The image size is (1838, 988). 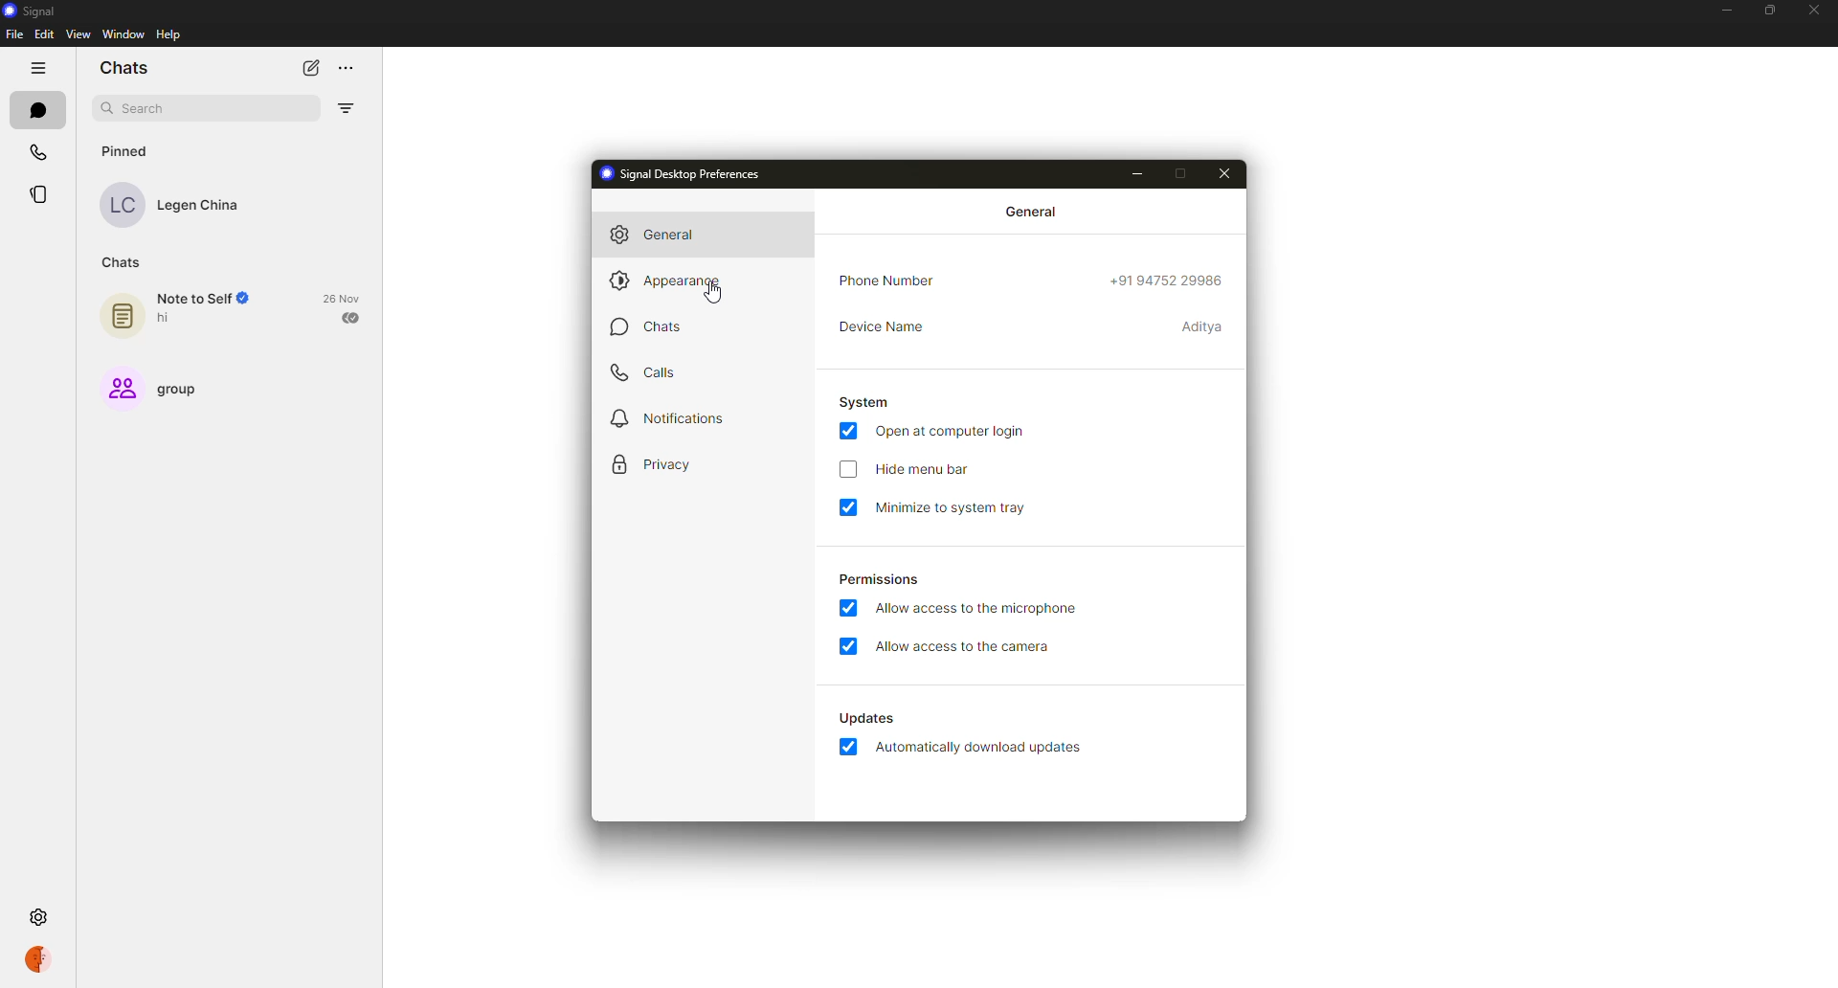 I want to click on more, so click(x=347, y=69).